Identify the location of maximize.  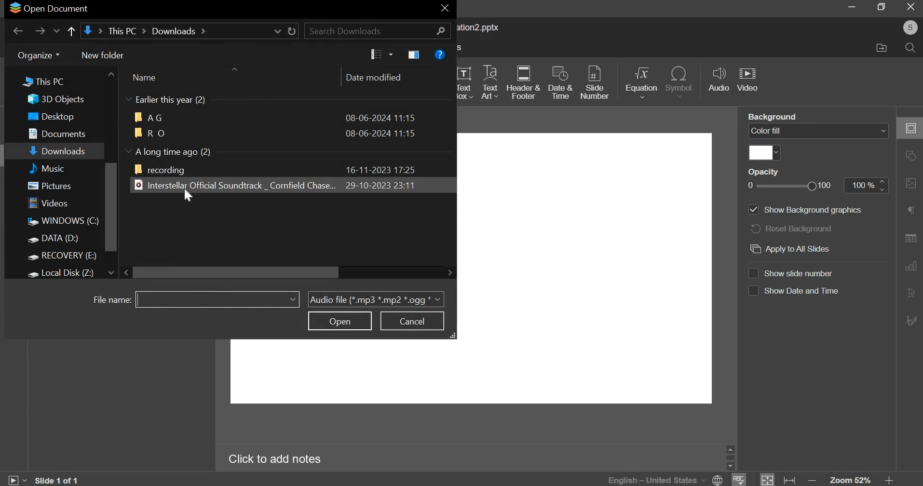
(881, 7).